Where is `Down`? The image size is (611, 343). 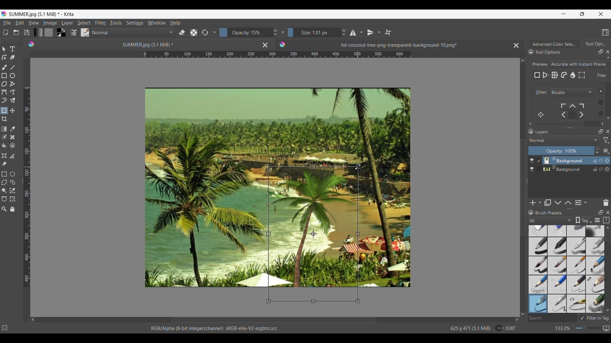
Down is located at coordinates (607, 310).